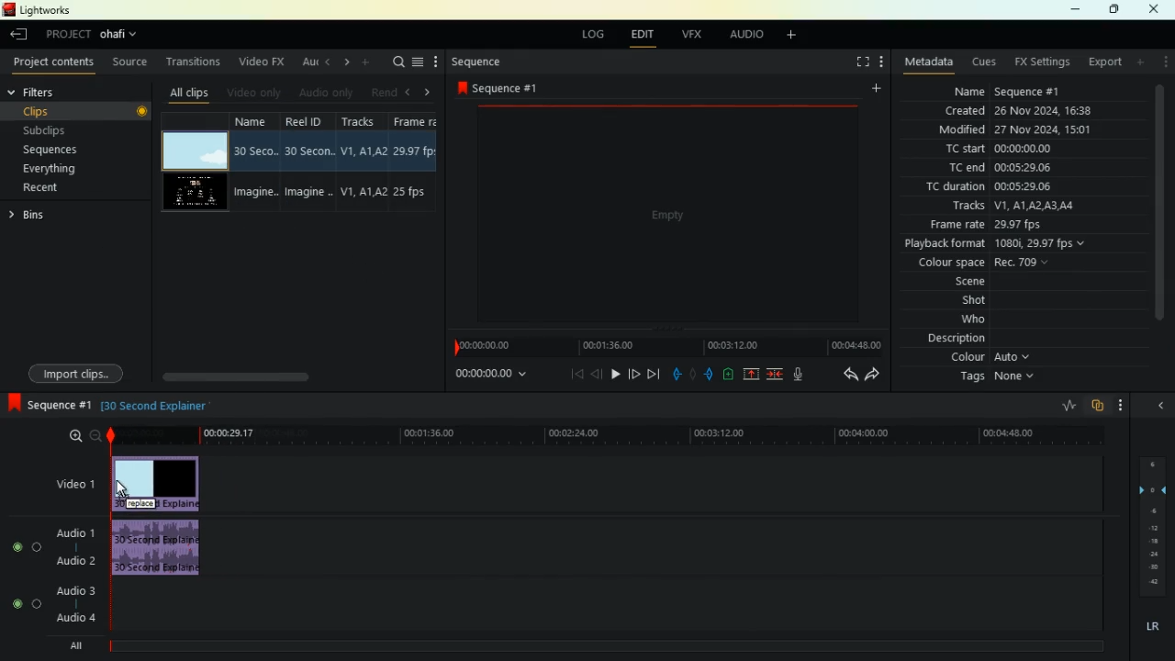  Describe the element at coordinates (666, 216) in the screenshot. I see `screen` at that location.